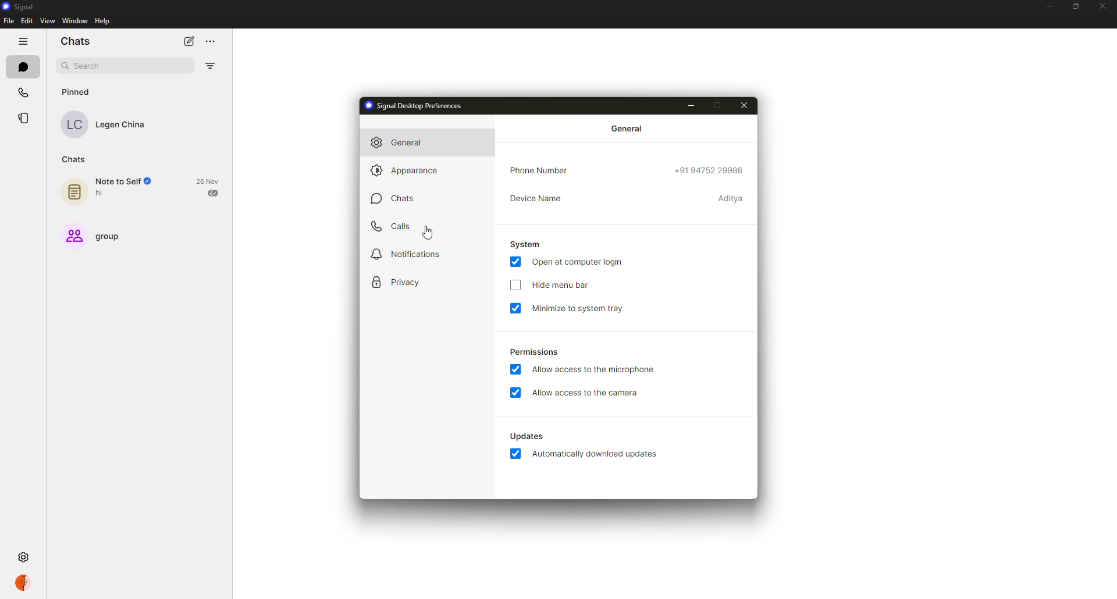  What do you see at coordinates (519, 308) in the screenshot?
I see `enabled` at bounding box center [519, 308].